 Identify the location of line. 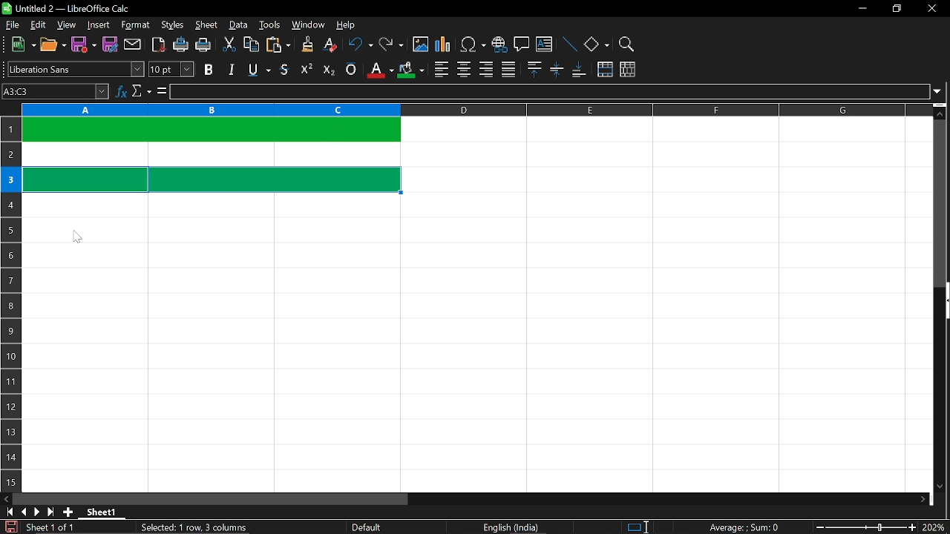
(569, 44).